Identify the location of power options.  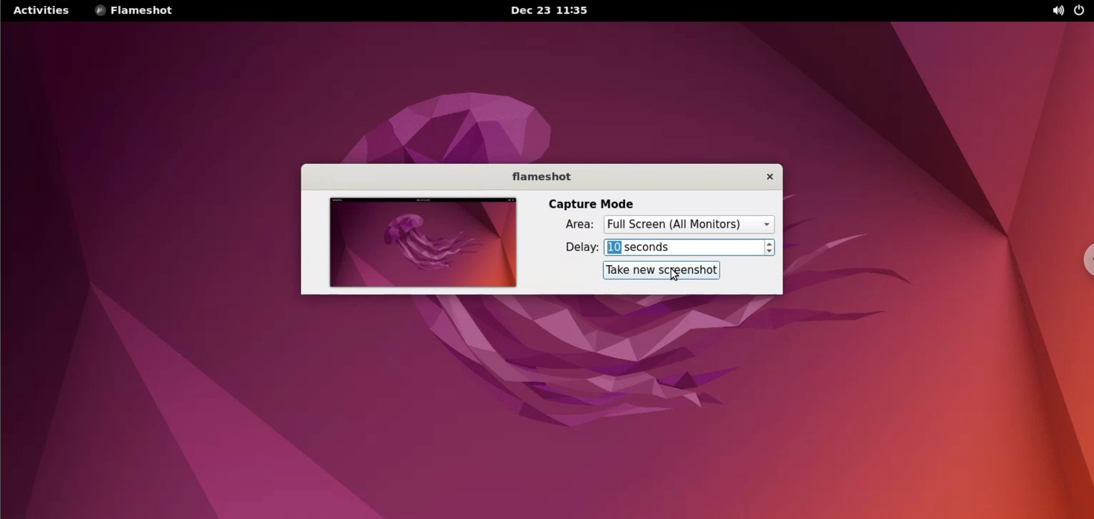
(1079, 11).